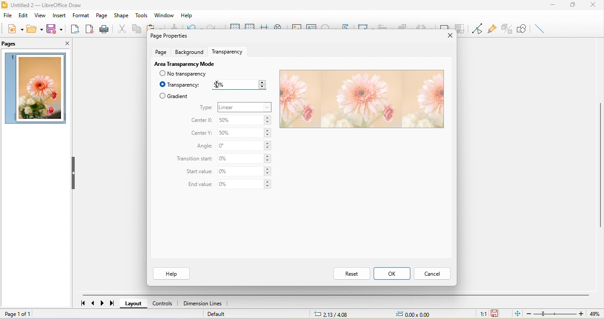 The height and width of the screenshot is (319, 604). I want to click on page, so click(161, 51).